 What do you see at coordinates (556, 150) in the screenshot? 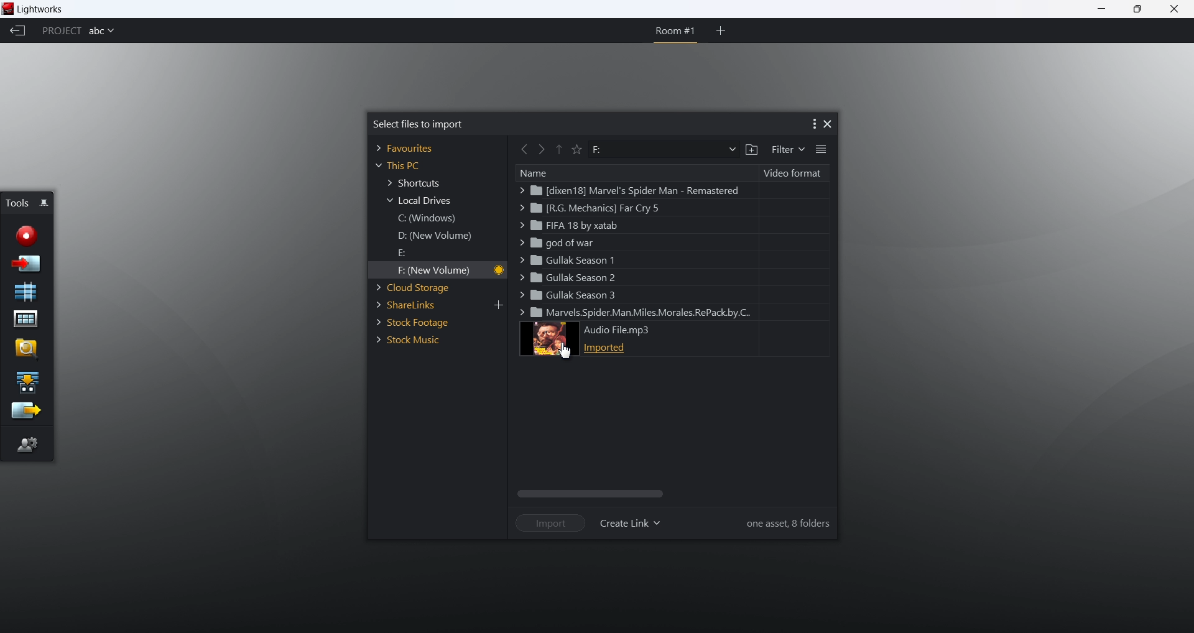
I see `previous` at bounding box center [556, 150].